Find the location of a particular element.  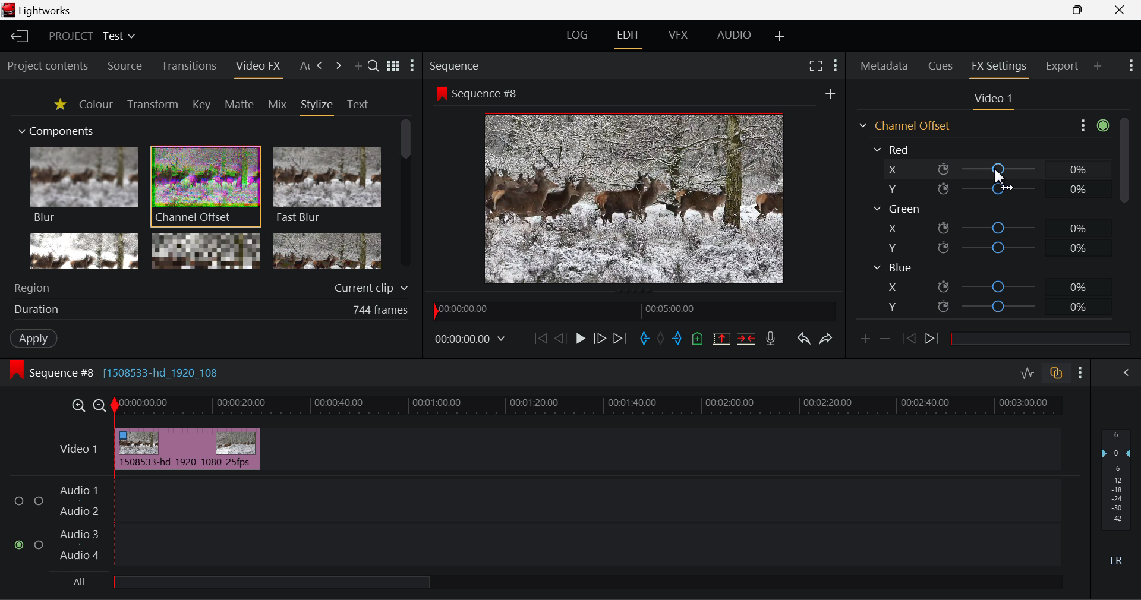

Glow is located at coordinates (83, 250).